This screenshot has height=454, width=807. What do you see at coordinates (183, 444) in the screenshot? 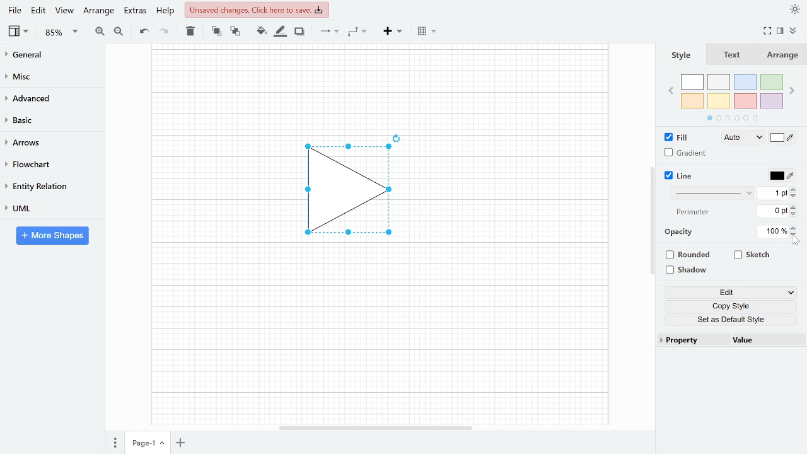
I see `Add page` at bounding box center [183, 444].